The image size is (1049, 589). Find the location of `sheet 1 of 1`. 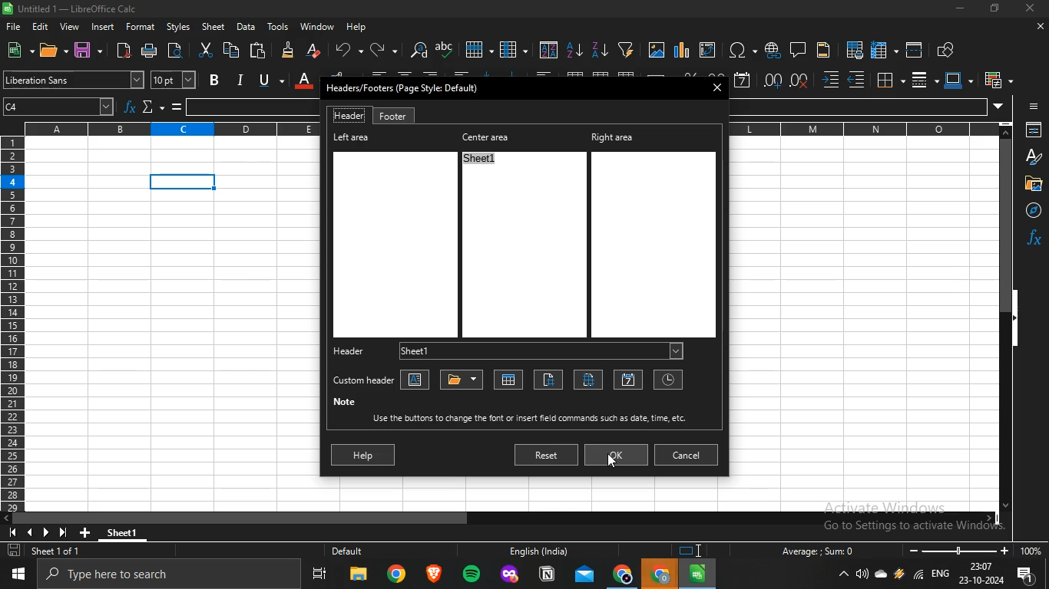

sheet 1 of 1 is located at coordinates (47, 551).